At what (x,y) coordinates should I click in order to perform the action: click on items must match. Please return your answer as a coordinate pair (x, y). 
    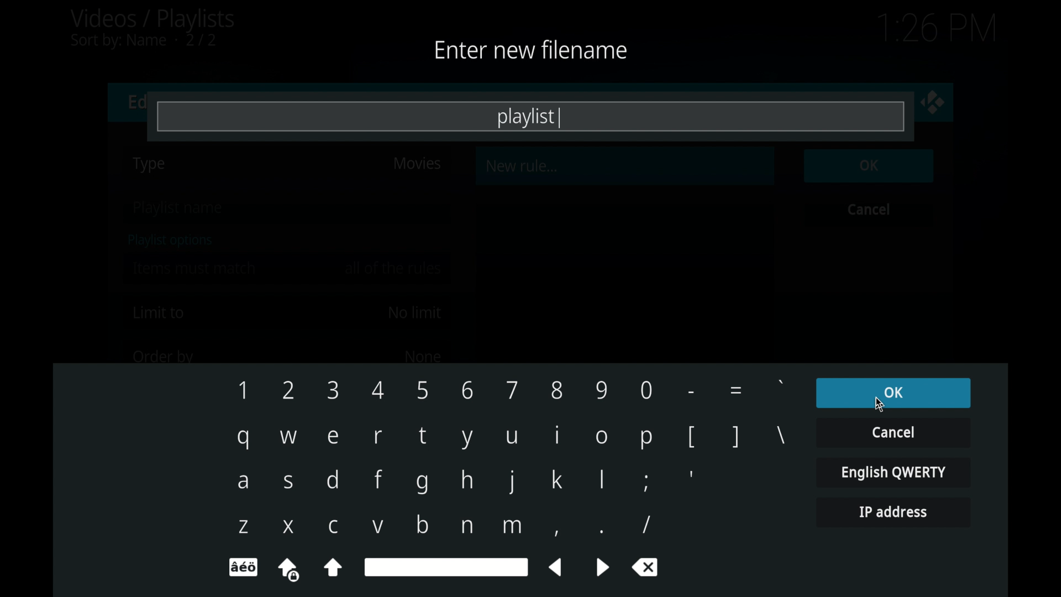
    Looking at the image, I should click on (195, 268).